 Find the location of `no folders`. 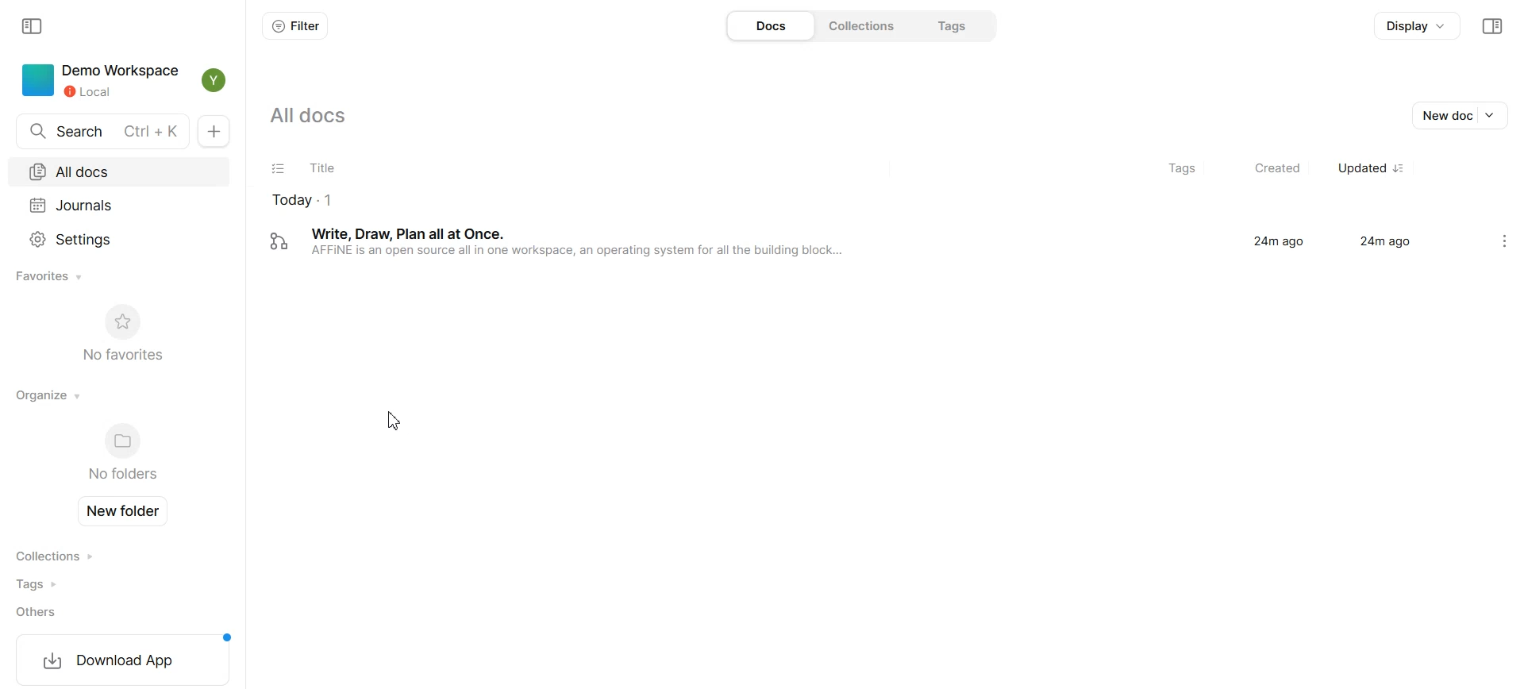

no folders is located at coordinates (119, 454).